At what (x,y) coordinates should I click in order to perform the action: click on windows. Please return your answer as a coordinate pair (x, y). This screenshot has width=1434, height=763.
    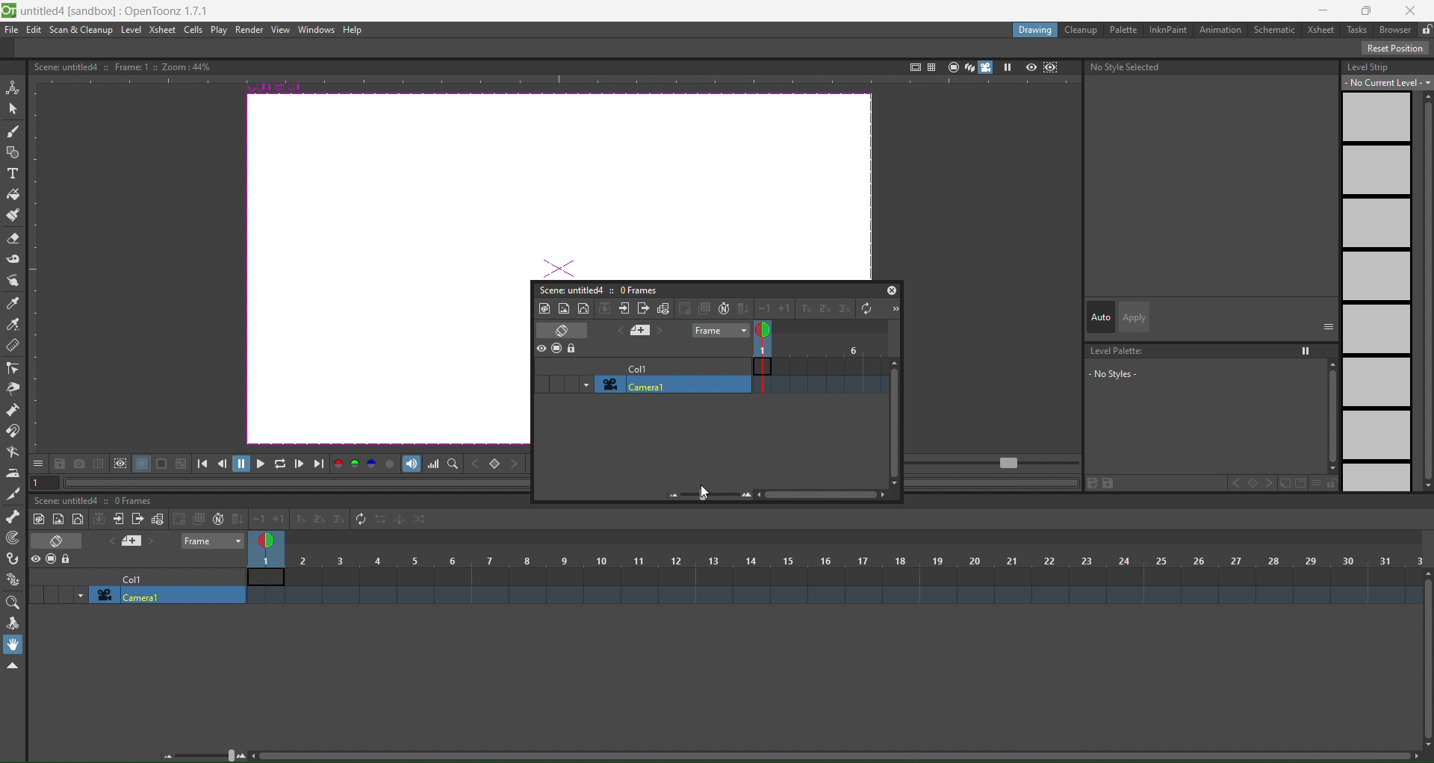
    Looking at the image, I should click on (313, 30).